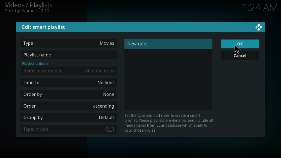 The image size is (281, 158). What do you see at coordinates (239, 56) in the screenshot?
I see `cancel` at bounding box center [239, 56].